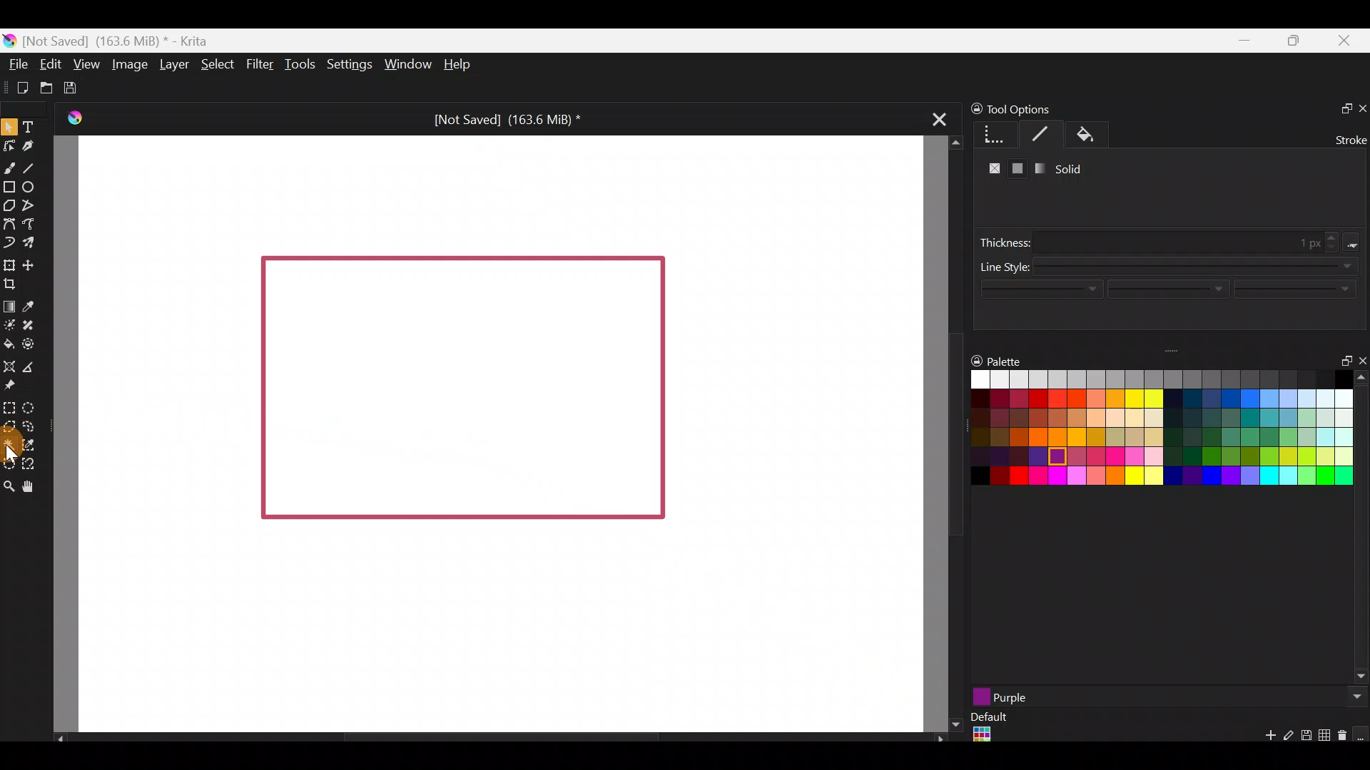 This screenshot has height=770, width=1370. What do you see at coordinates (30, 241) in the screenshot?
I see `Multibrush tool` at bounding box center [30, 241].